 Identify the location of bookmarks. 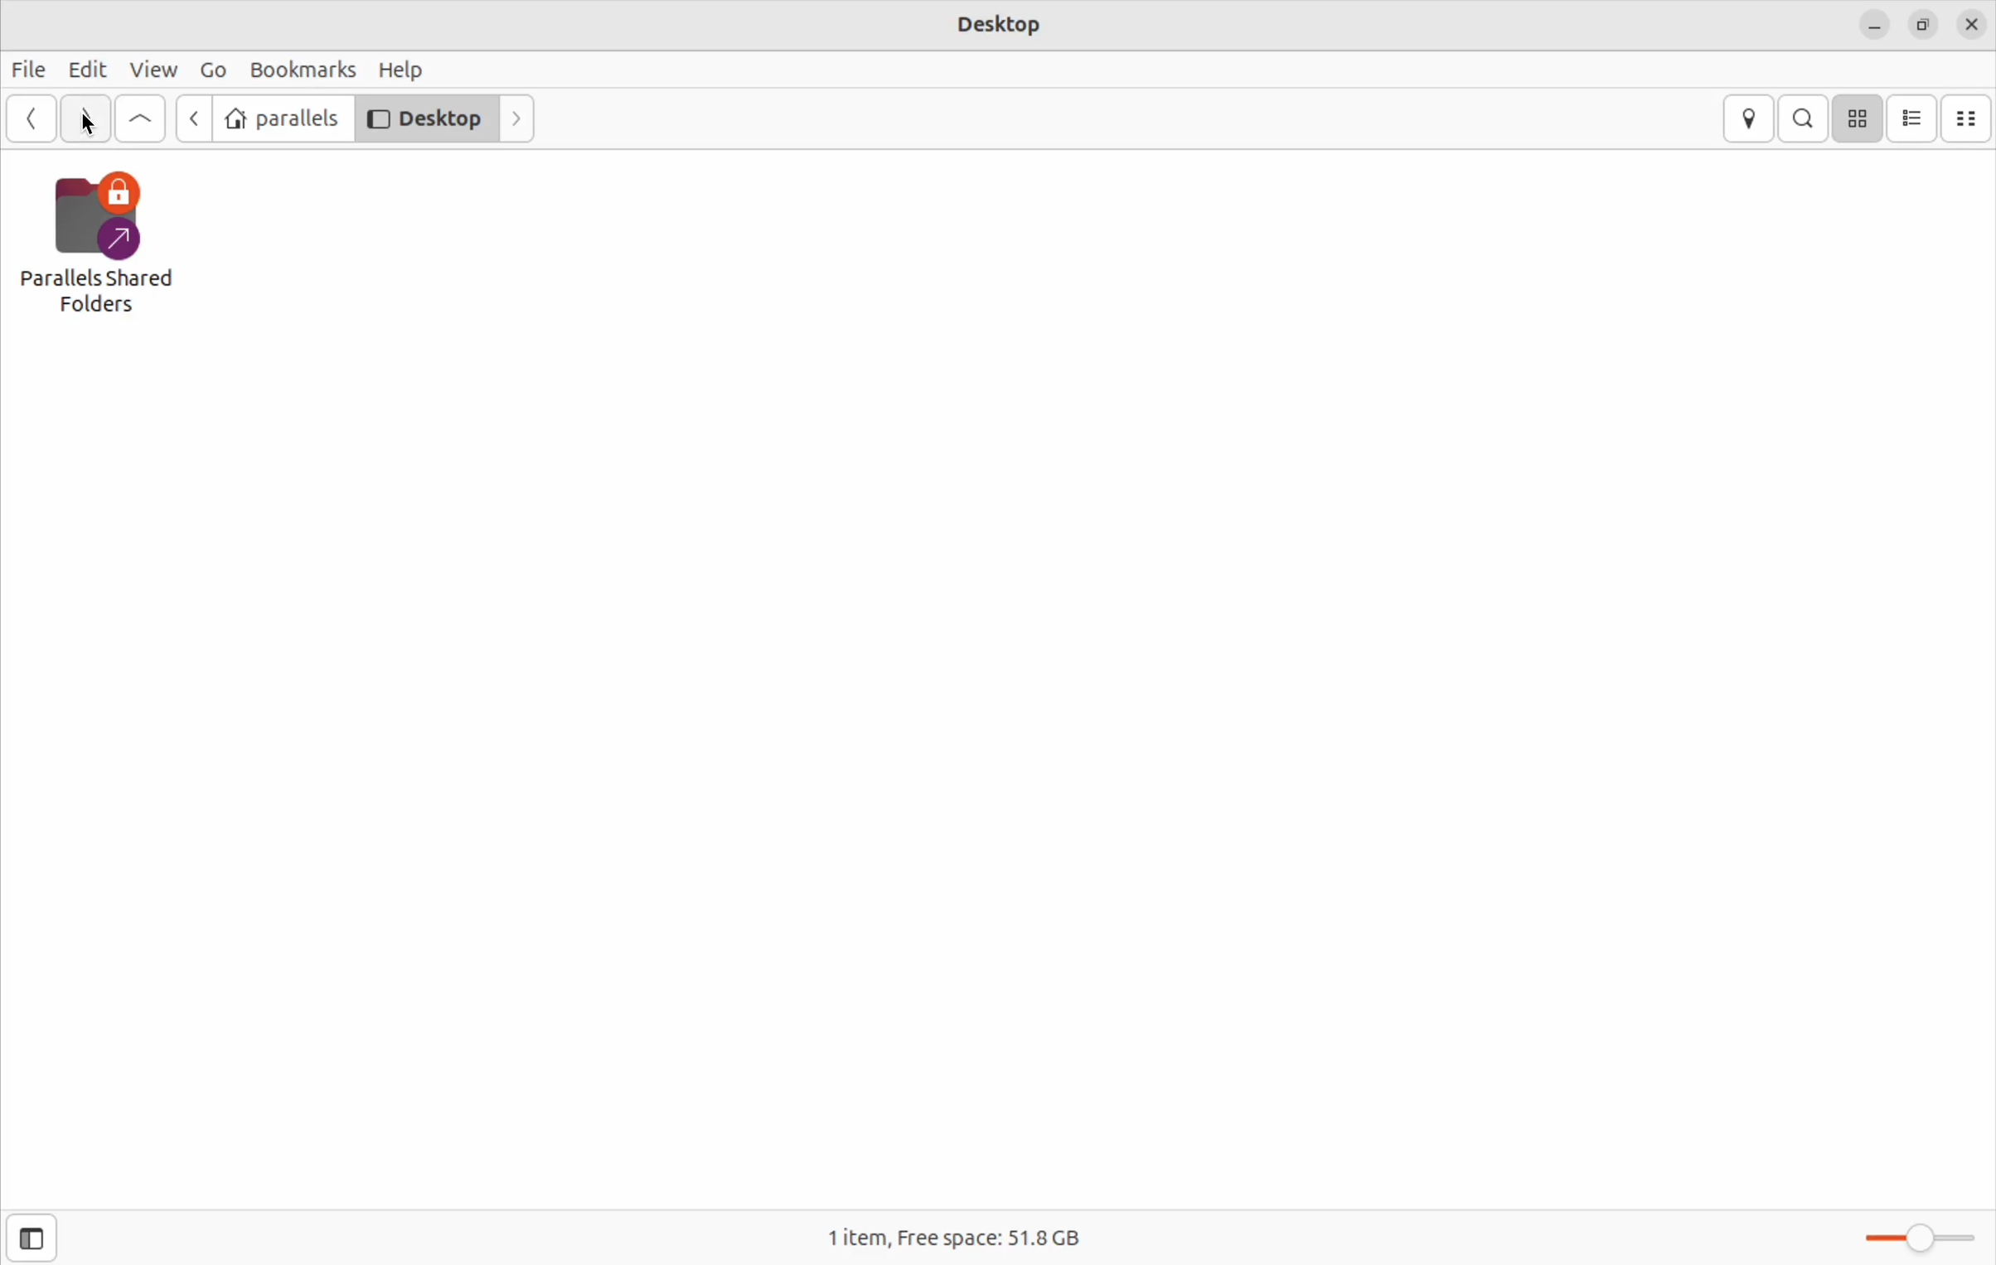
(303, 67).